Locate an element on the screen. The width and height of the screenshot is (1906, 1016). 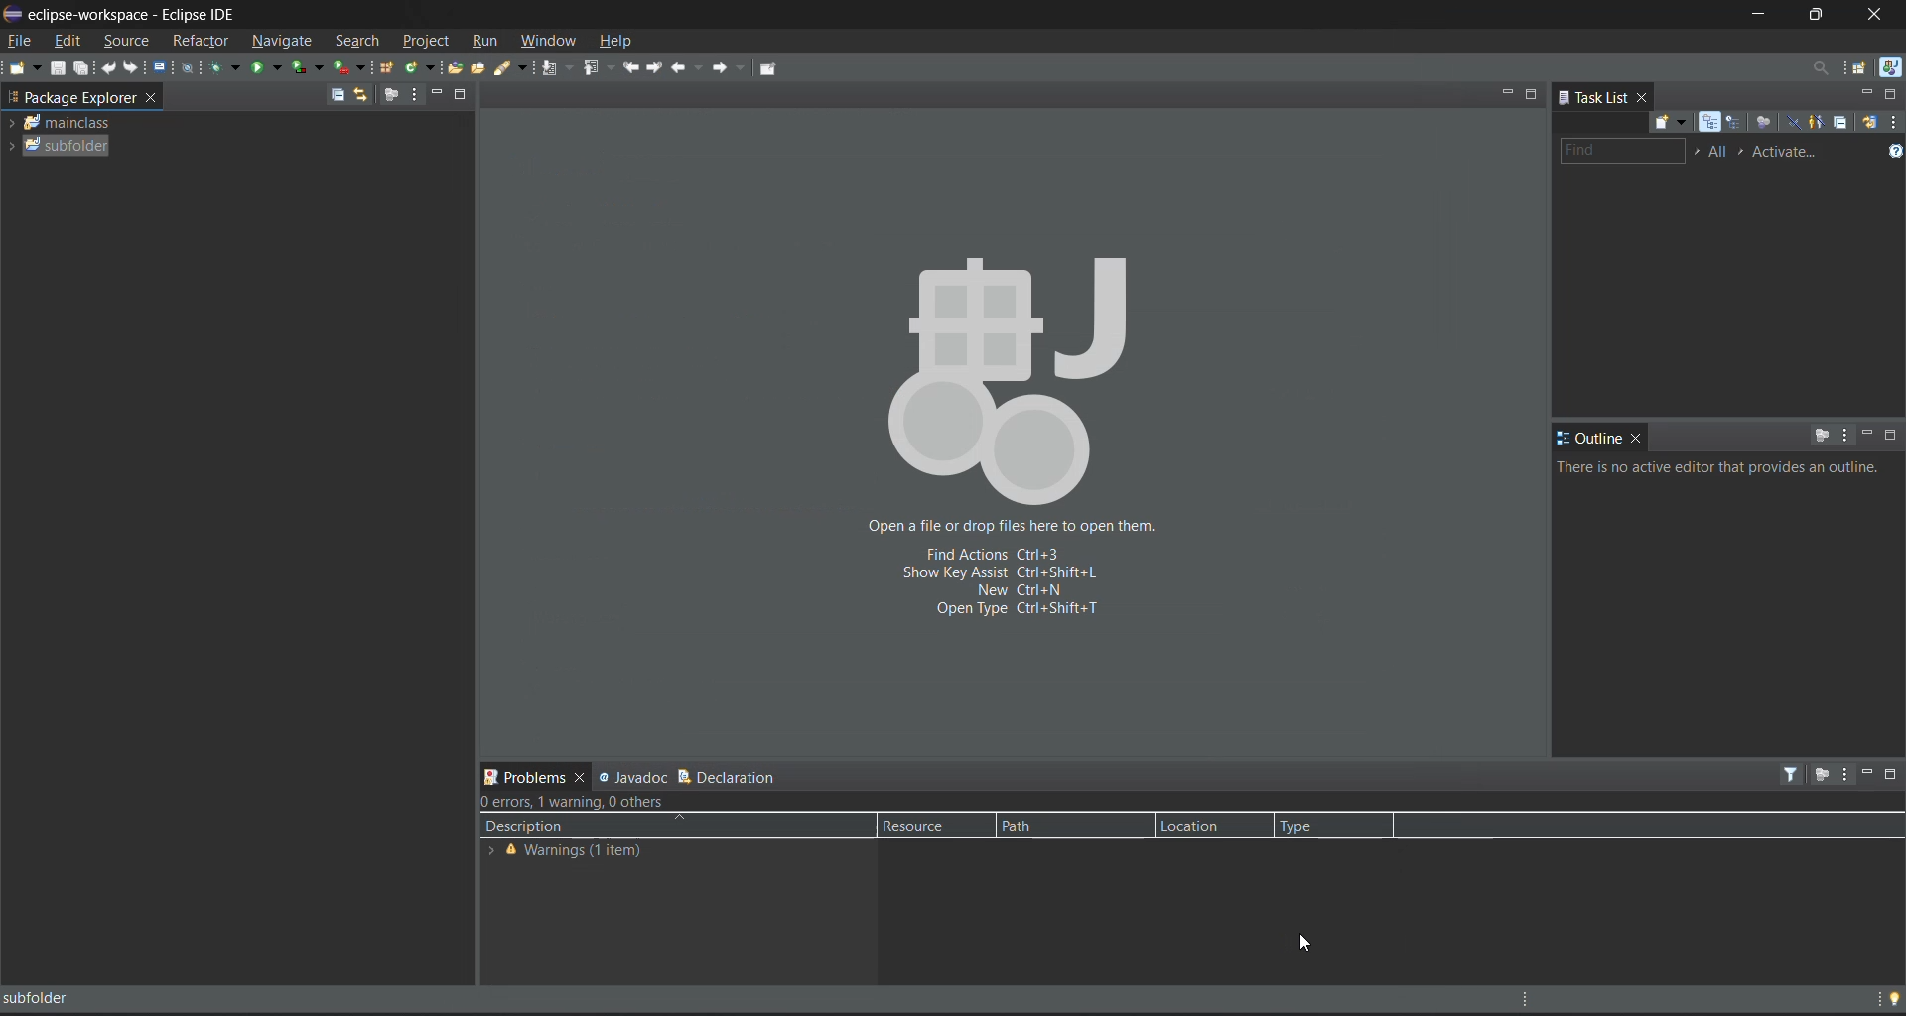
view menu is located at coordinates (1894, 123).